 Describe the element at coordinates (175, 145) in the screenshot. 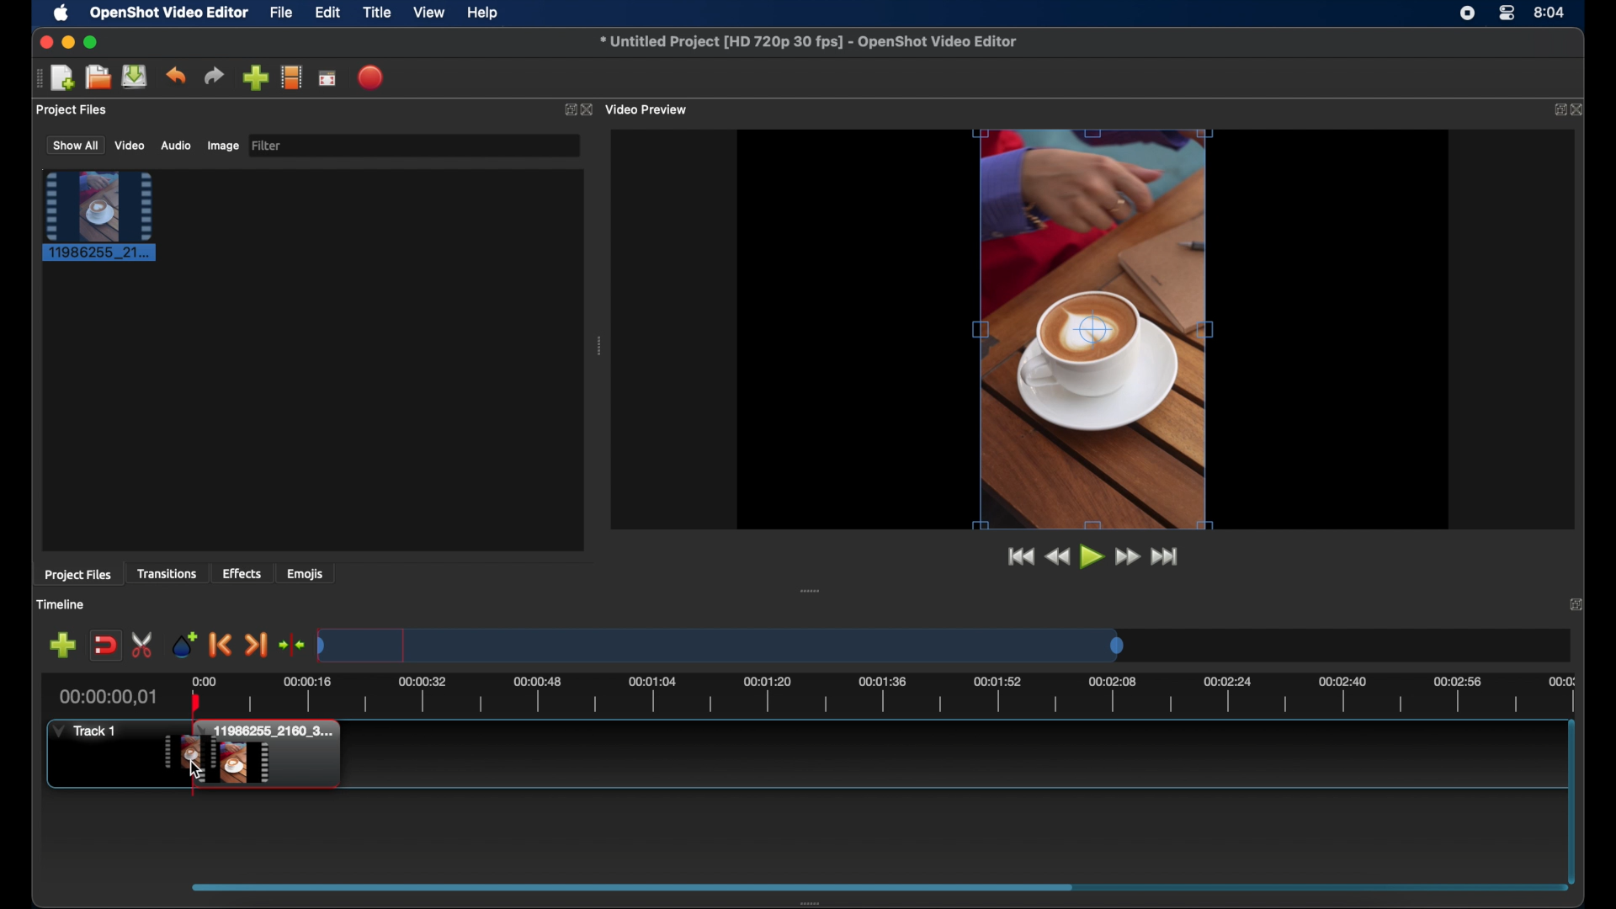

I see `audio` at that location.